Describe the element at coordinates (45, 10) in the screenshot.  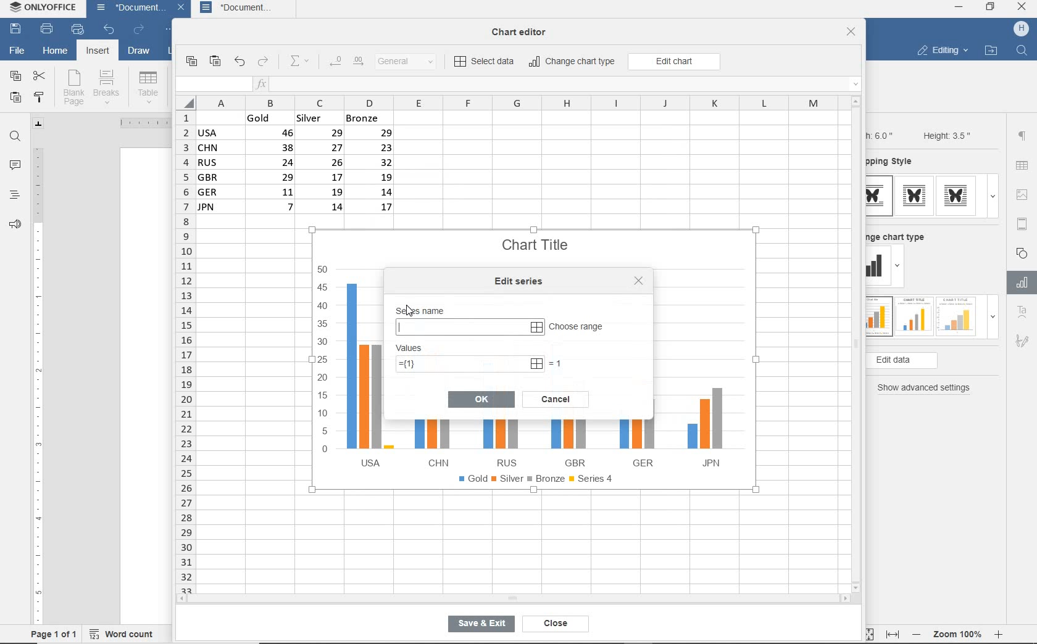
I see `system name` at that location.